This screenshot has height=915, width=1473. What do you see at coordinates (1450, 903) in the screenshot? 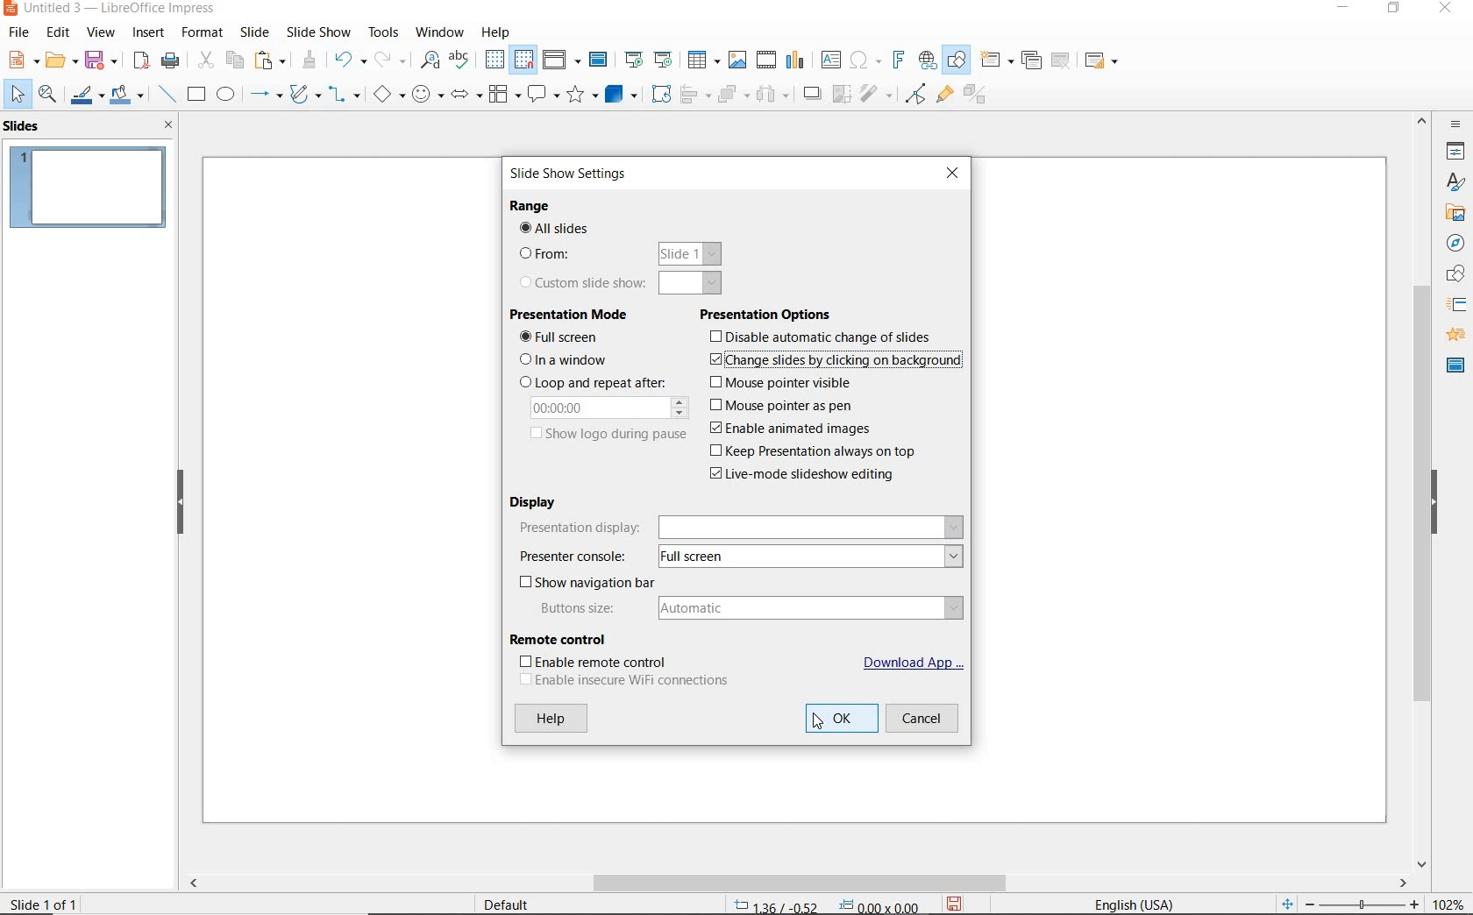
I see `ZOOM FACTOR` at bounding box center [1450, 903].